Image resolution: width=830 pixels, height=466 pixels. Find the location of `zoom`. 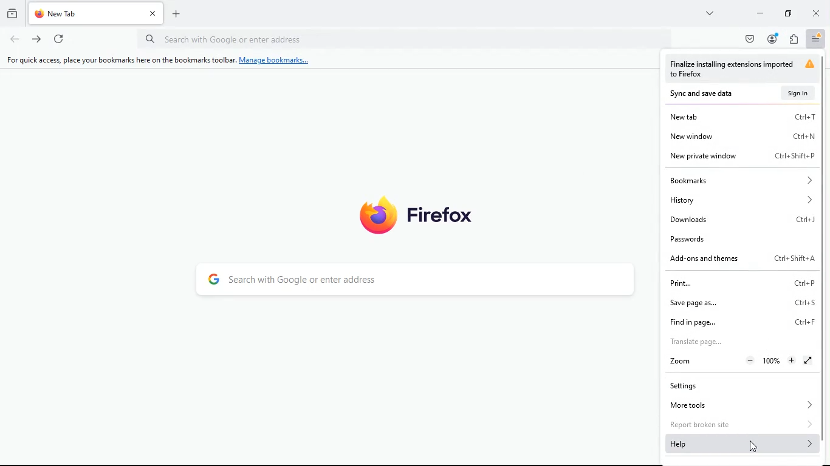

zoom is located at coordinates (681, 361).